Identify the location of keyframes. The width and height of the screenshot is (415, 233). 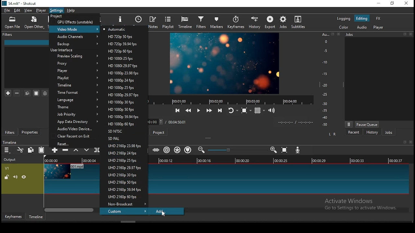
(236, 23).